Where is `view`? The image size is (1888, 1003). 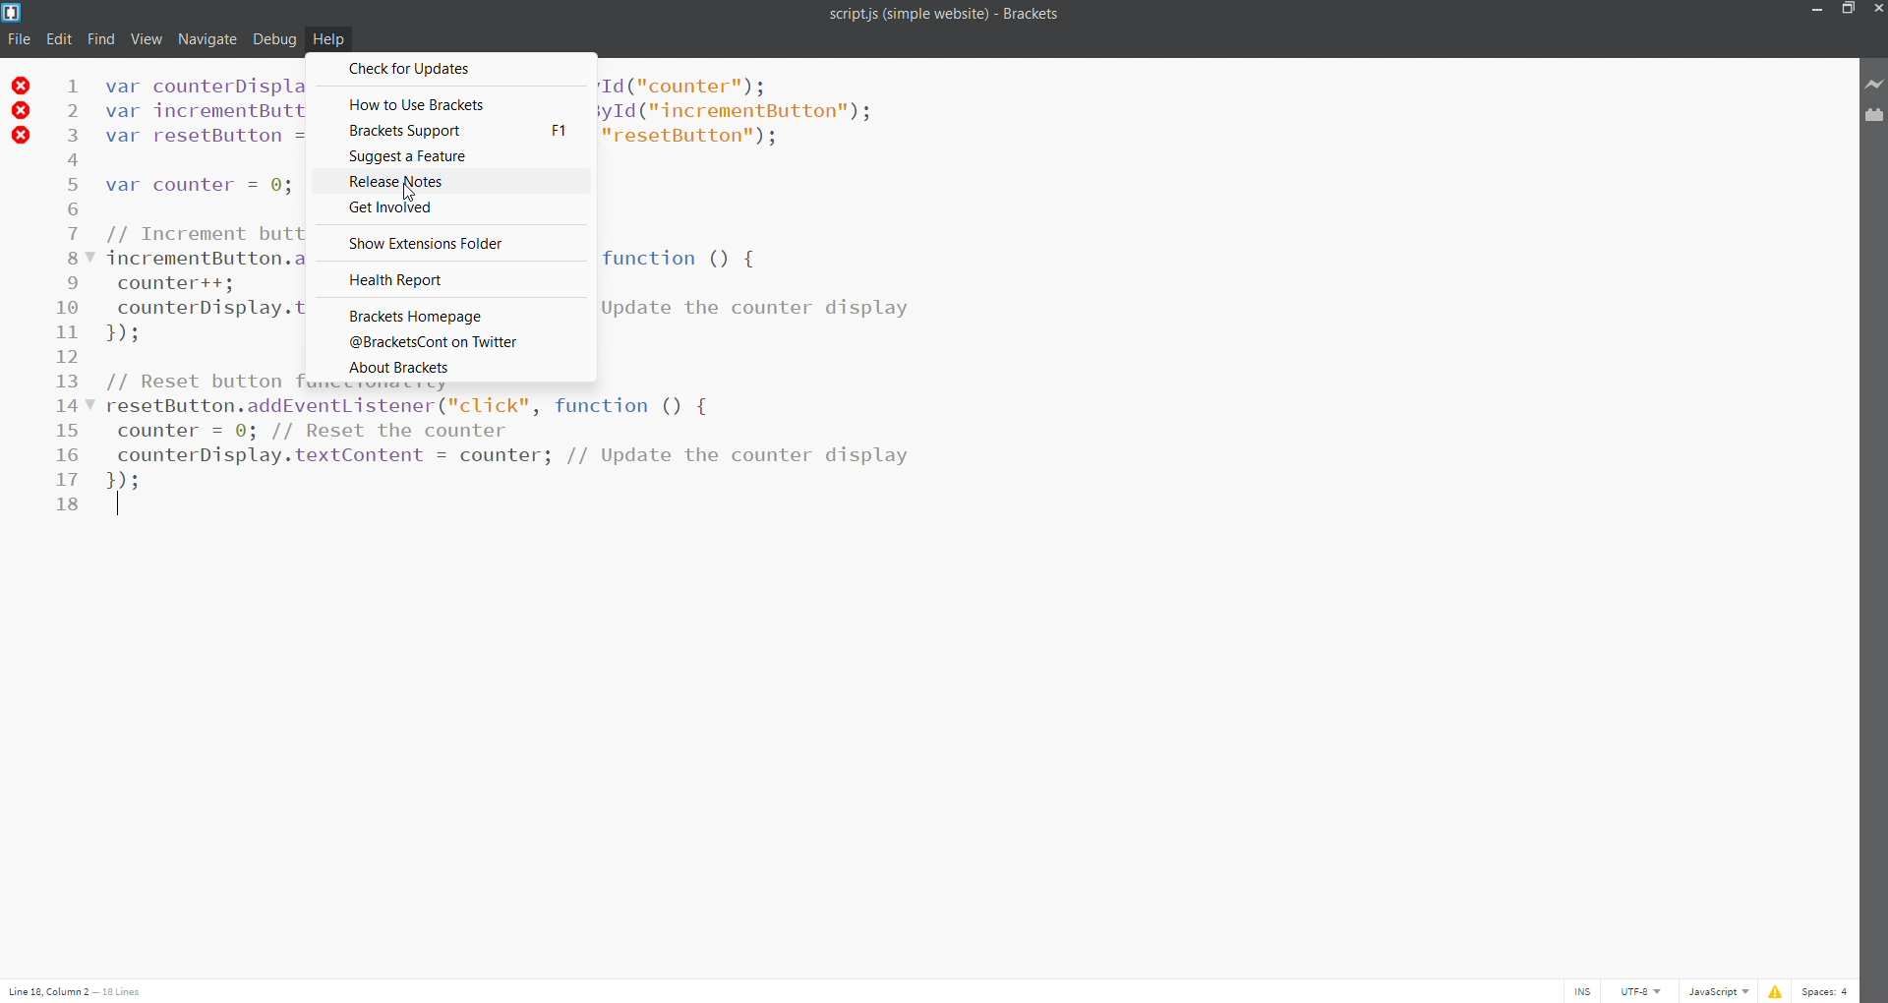
view is located at coordinates (147, 38).